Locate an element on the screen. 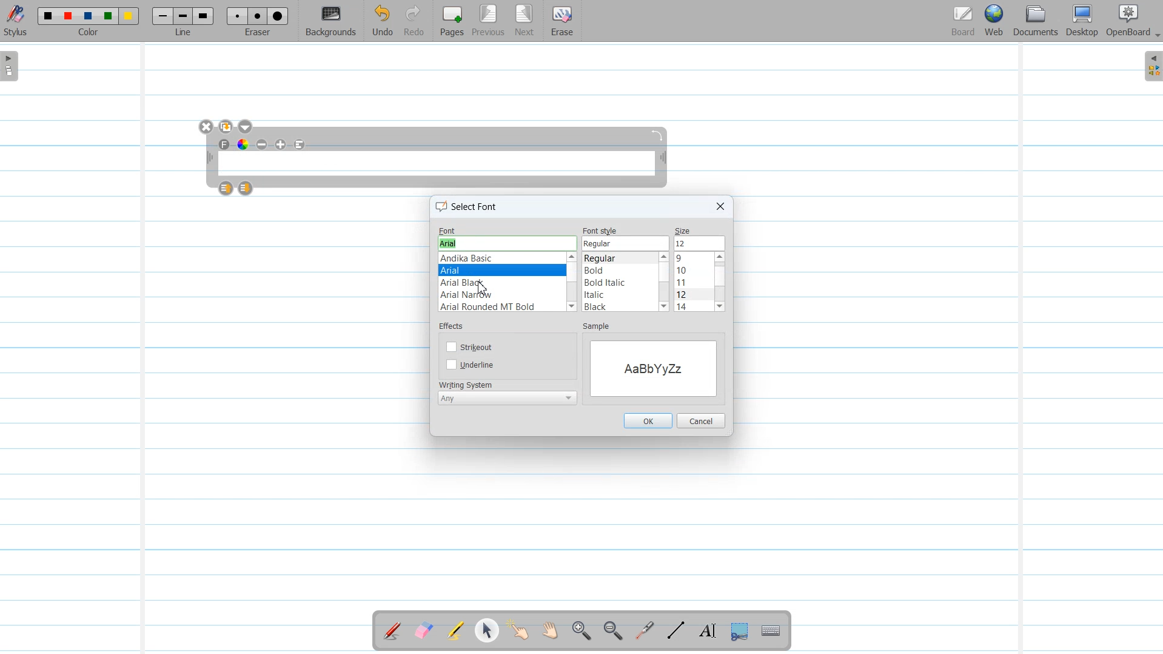  Close Window is located at coordinates (719, 206).